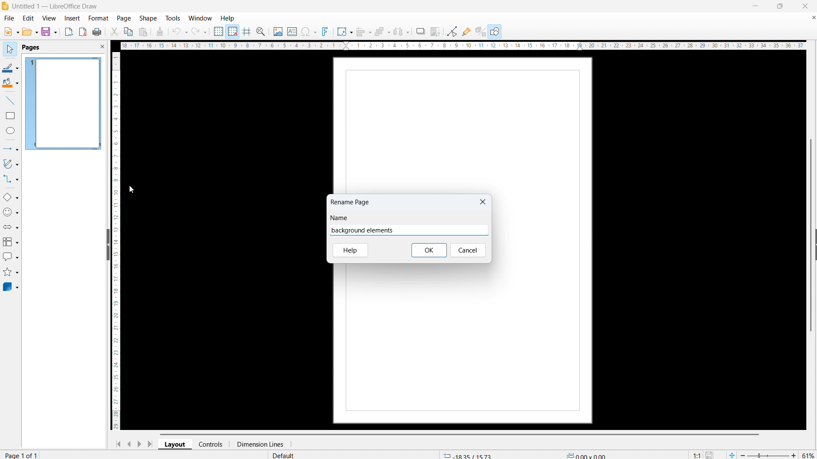 This screenshot has height=459, width=817. Describe the element at coordinates (364, 32) in the screenshot. I see `align` at that location.